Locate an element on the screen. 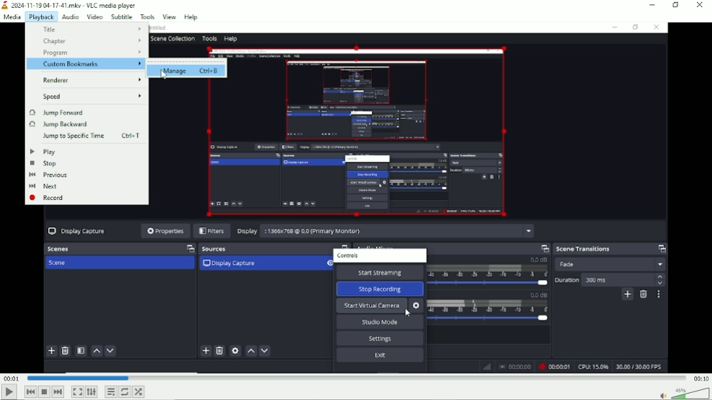 Image resolution: width=712 pixels, height=400 pixels. Playback is located at coordinates (42, 17).